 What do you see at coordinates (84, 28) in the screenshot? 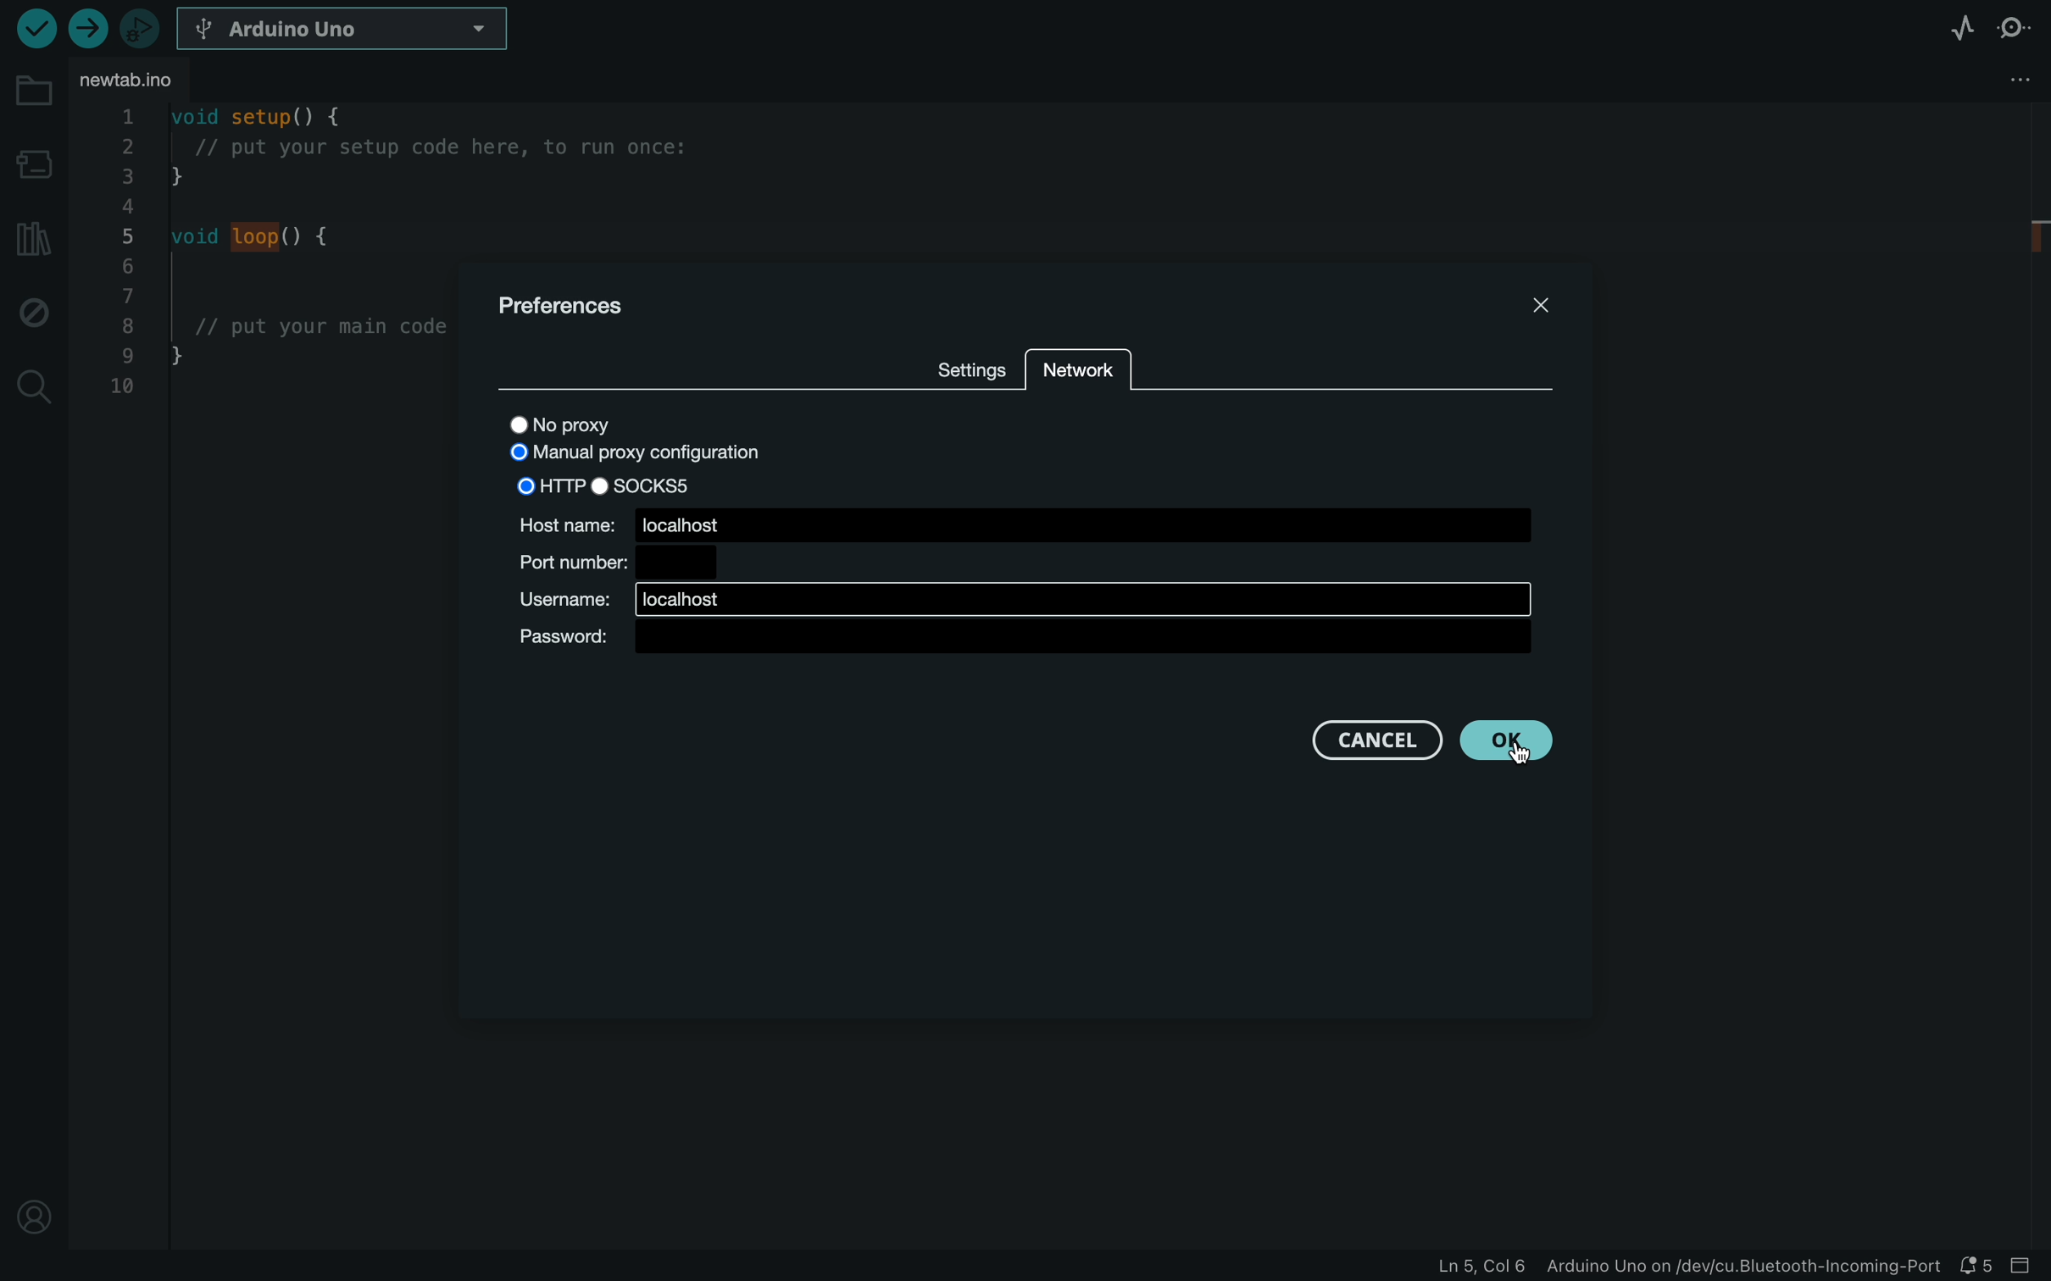
I see `upload` at bounding box center [84, 28].